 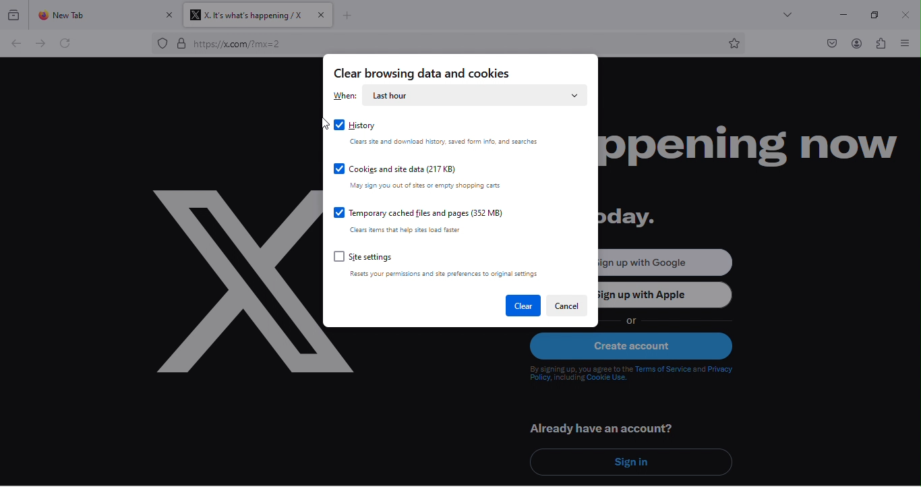 I want to click on last hour, so click(x=475, y=95).